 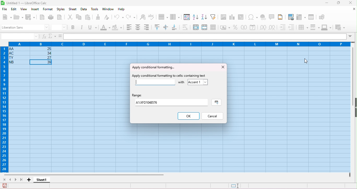 What do you see at coordinates (71, 17) in the screenshot?
I see `cut` at bounding box center [71, 17].